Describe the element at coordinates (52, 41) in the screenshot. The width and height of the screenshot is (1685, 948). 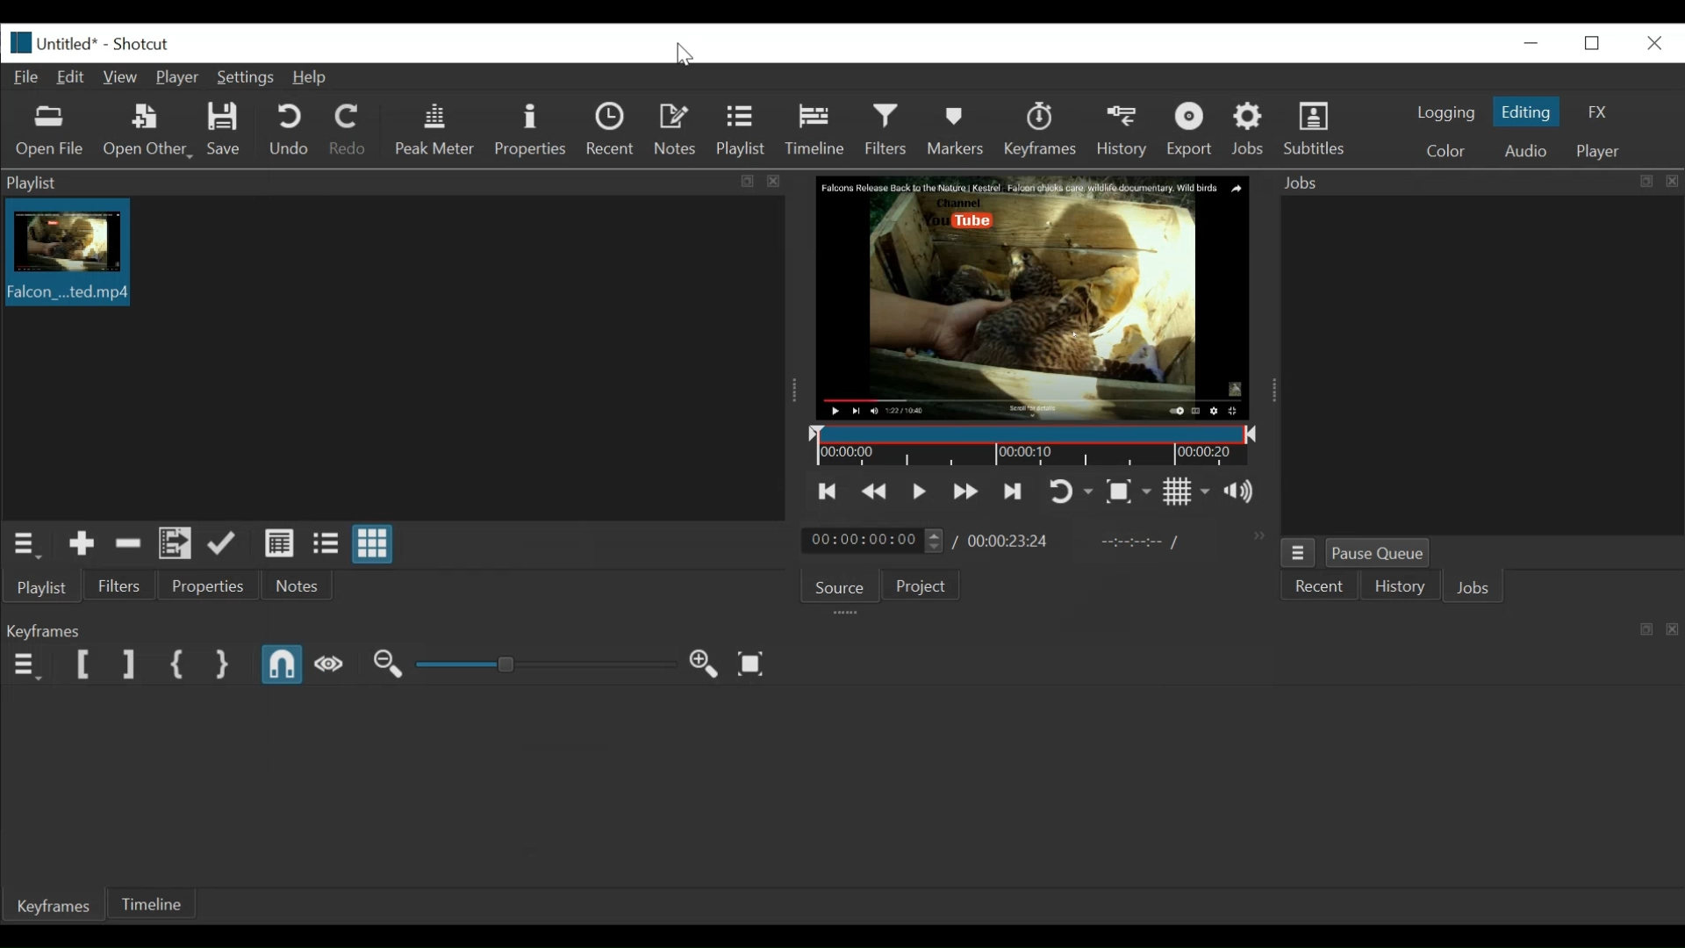
I see `File name` at that location.